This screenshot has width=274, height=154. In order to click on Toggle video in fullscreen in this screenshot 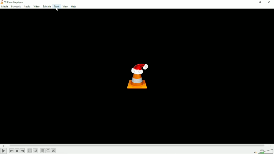, I will do `click(30, 151)`.